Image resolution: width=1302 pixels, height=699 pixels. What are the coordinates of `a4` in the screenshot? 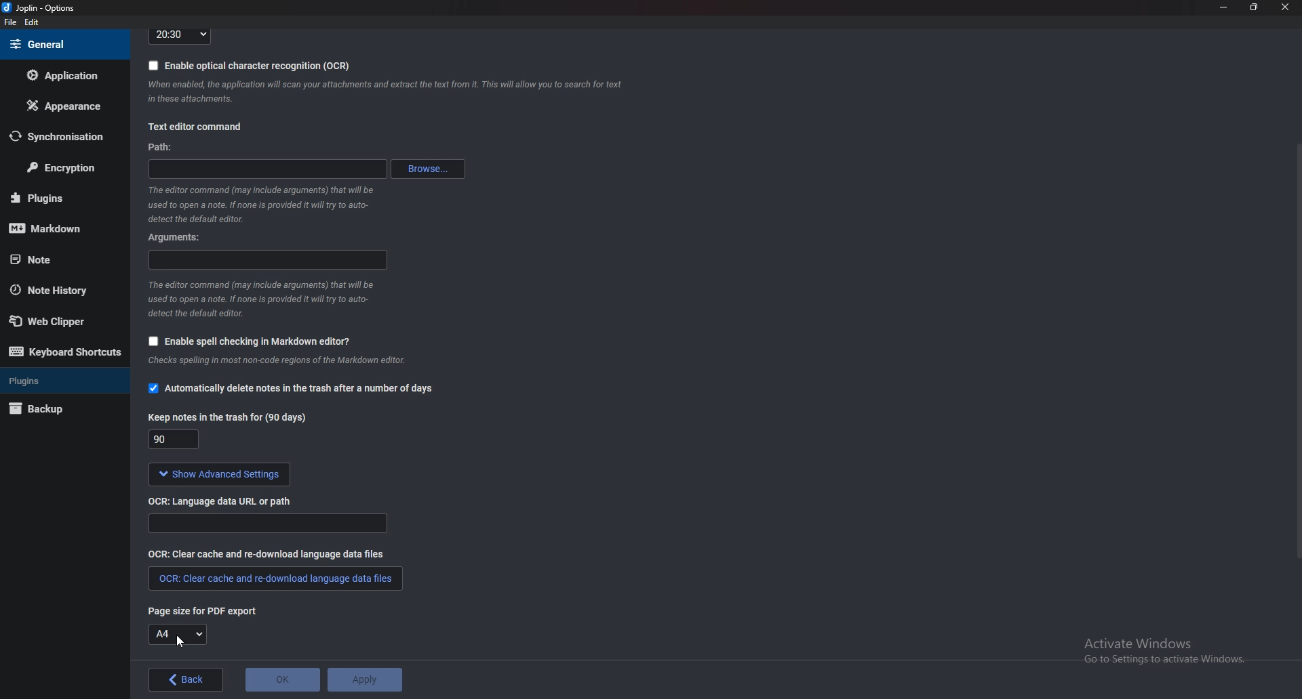 It's located at (178, 635).